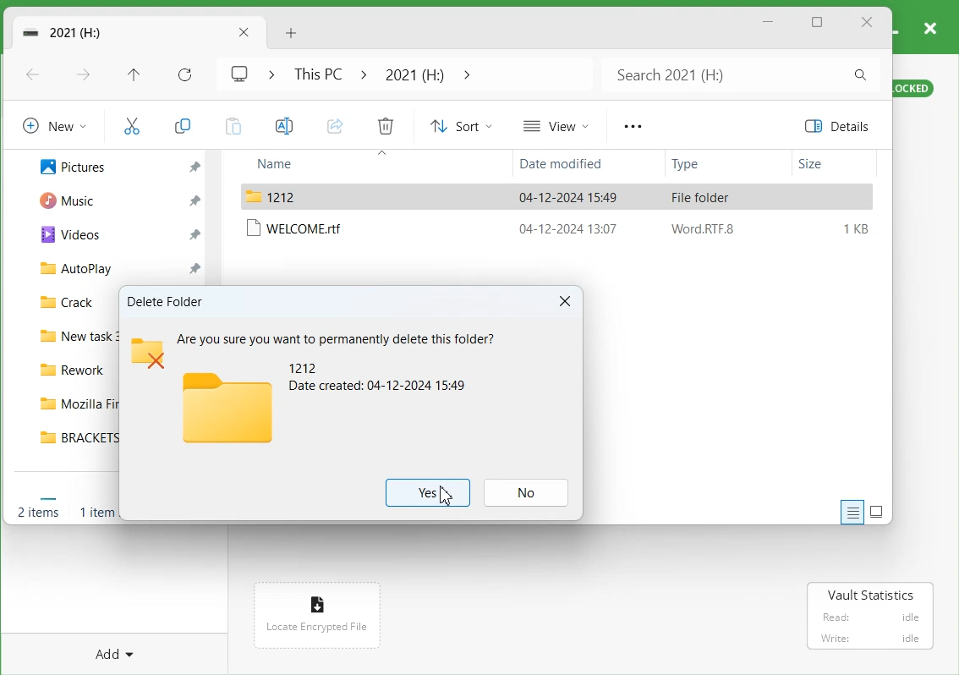  I want to click on More, so click(632, 126).